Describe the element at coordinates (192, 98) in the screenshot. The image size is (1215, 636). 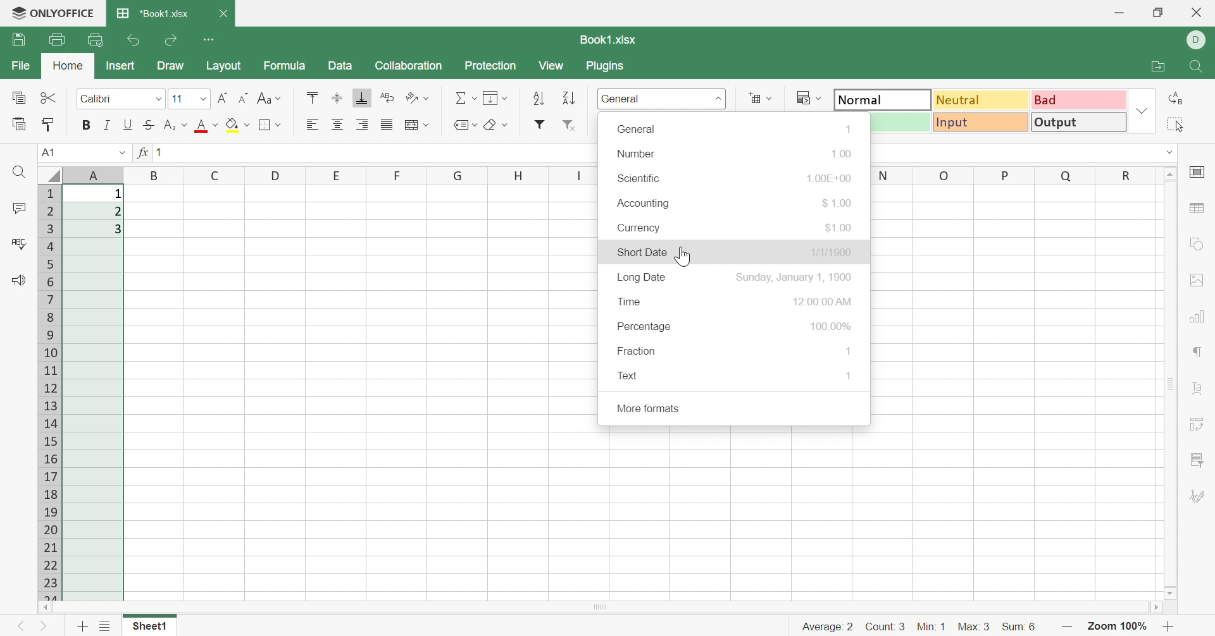
I see `Font` at that location.